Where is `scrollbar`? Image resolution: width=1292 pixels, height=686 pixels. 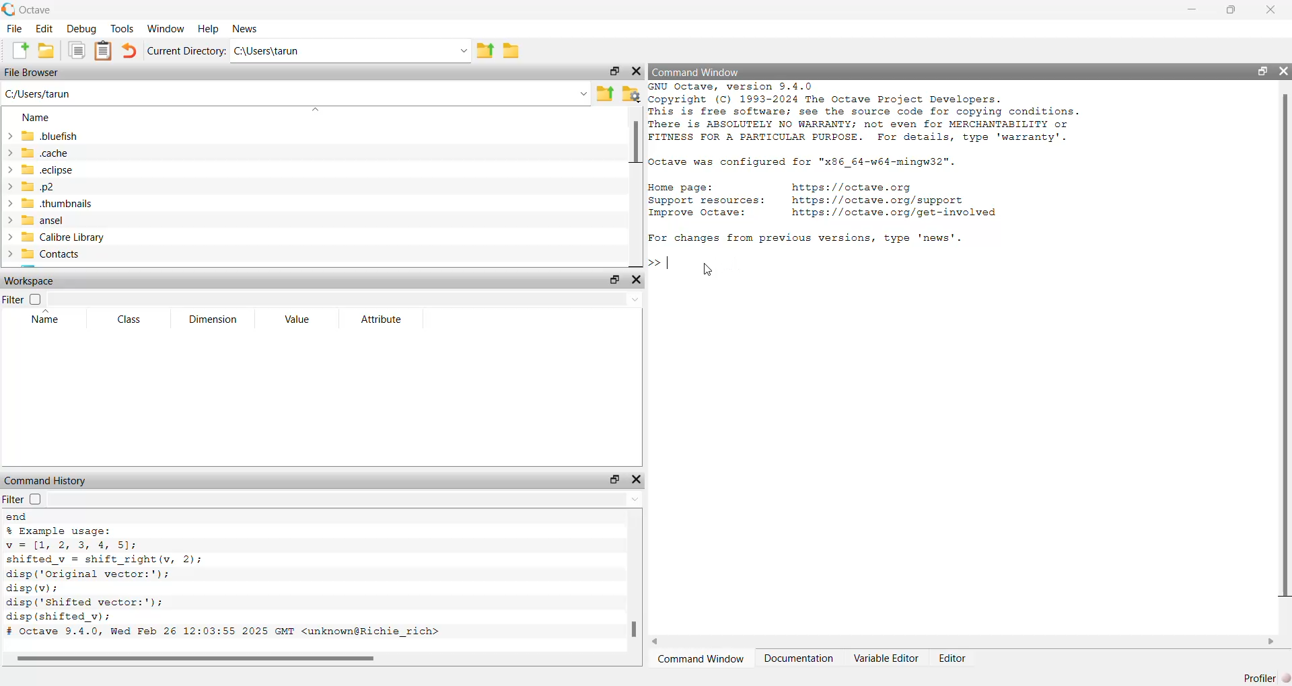 scrollbar is located at coordinates (633, 610).